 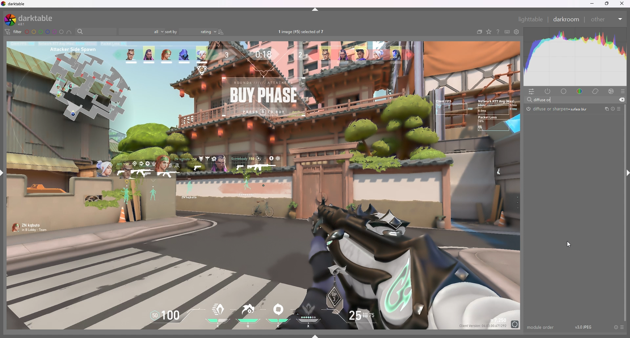 What do you see at coordinates (262, 186) in the screenshot?
I see `photo` at bounding box center [262, 186].